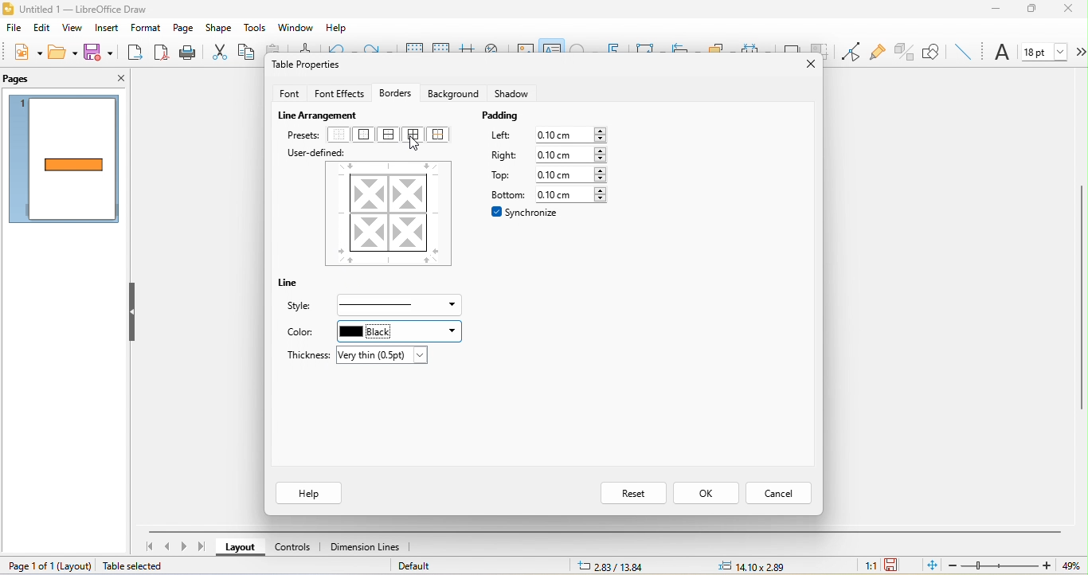 The width and height of the screenshot is (1088, 575). What do you see at coordinates (963, 51) in the screenshot?
I see `insert line` at bounding box center [963, 51].